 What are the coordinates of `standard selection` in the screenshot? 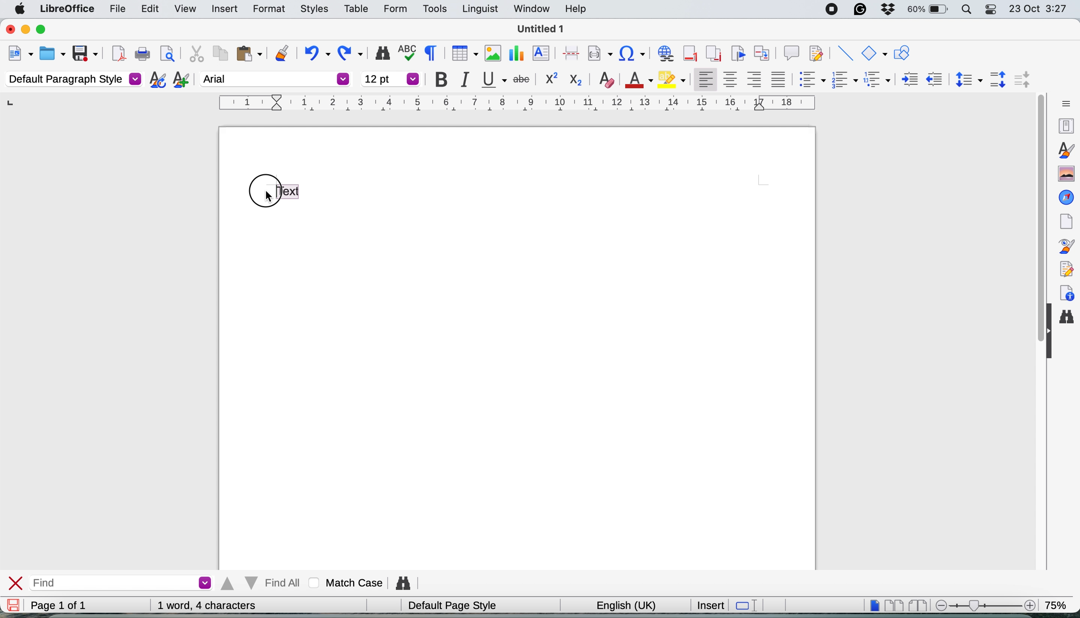 It's located at (745, 605).